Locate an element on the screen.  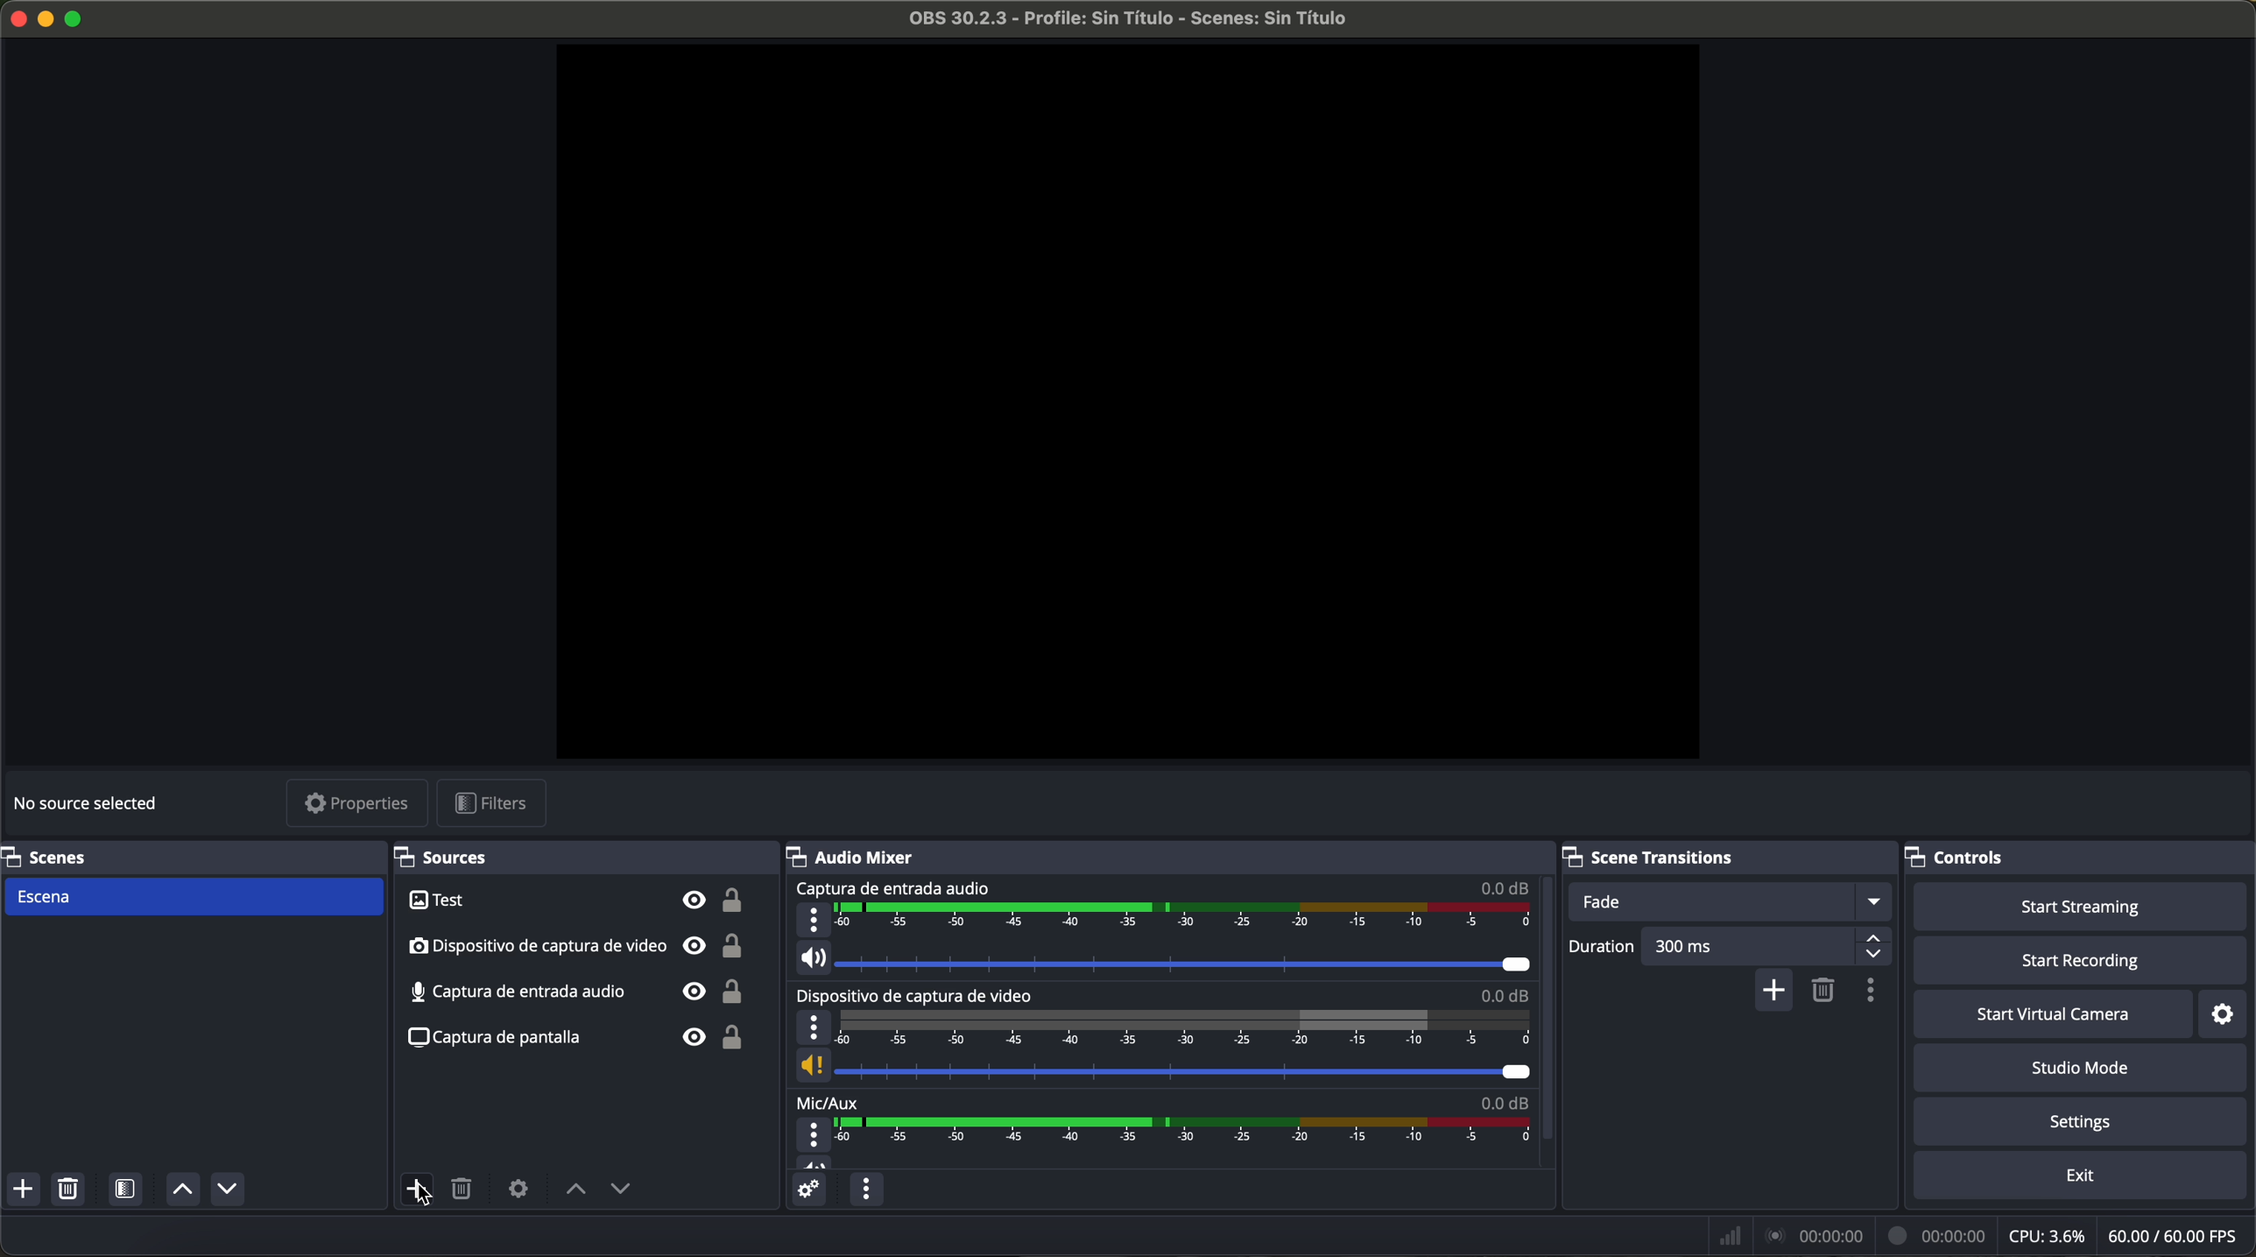
audio mixer is located at coordinates (860, 858).